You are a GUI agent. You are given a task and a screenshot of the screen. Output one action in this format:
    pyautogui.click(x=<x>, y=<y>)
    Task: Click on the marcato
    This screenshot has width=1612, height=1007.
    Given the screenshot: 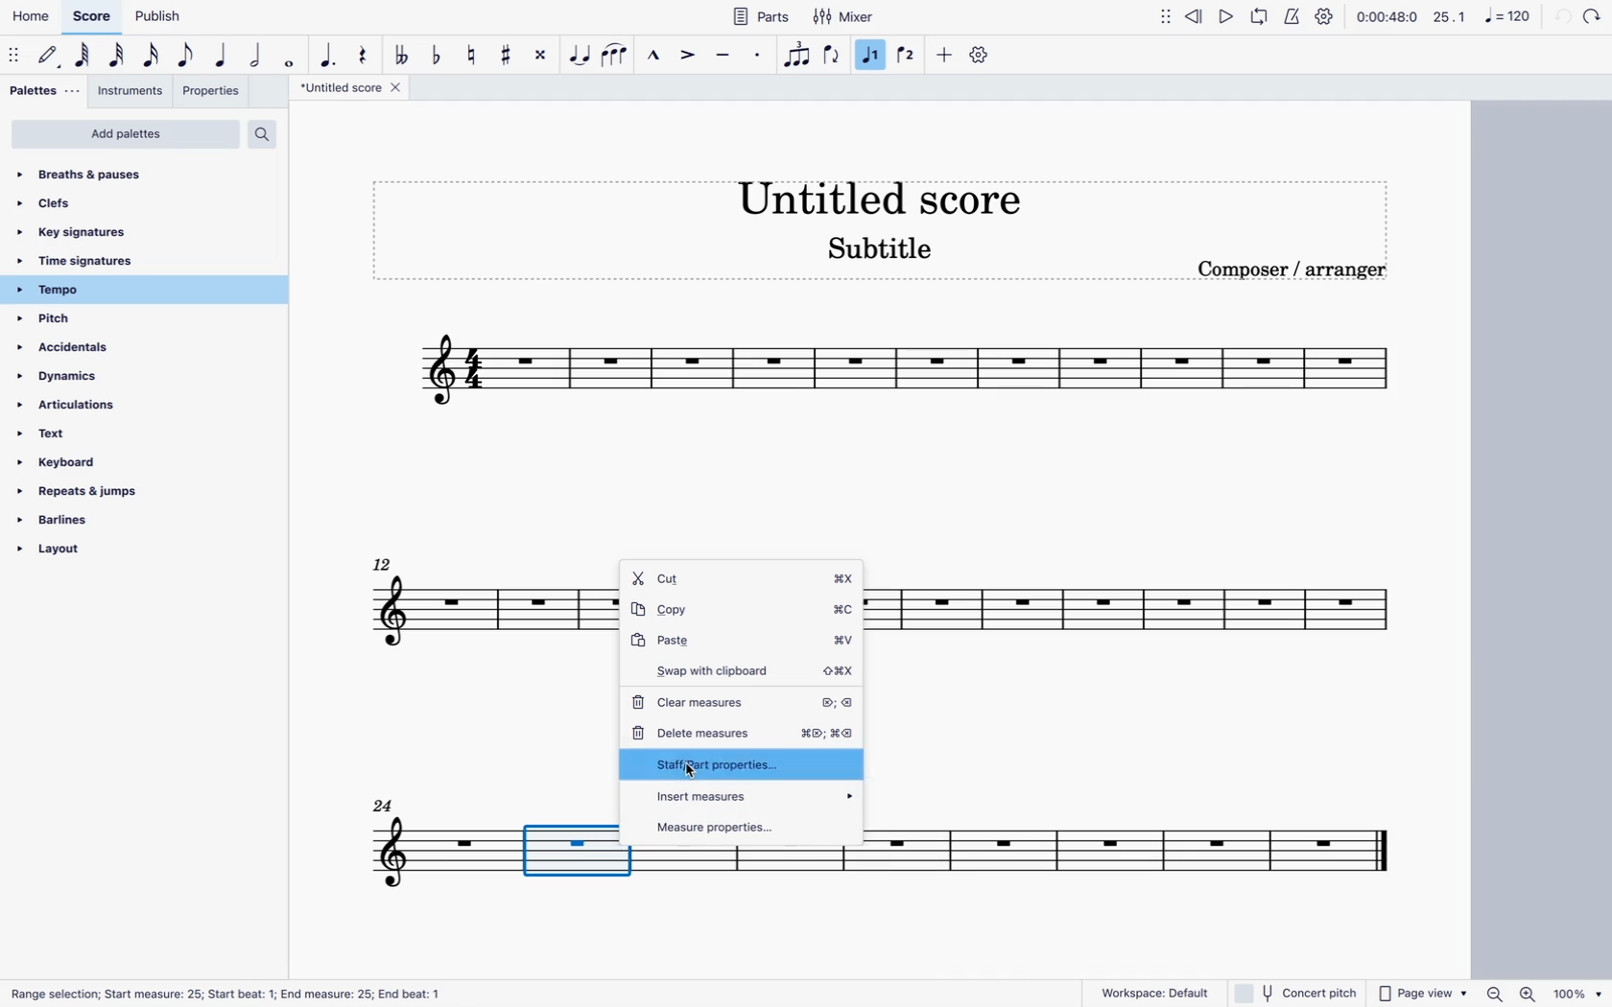 What is the action you would take?
    pyautogui.click(x=655, y=56)
    